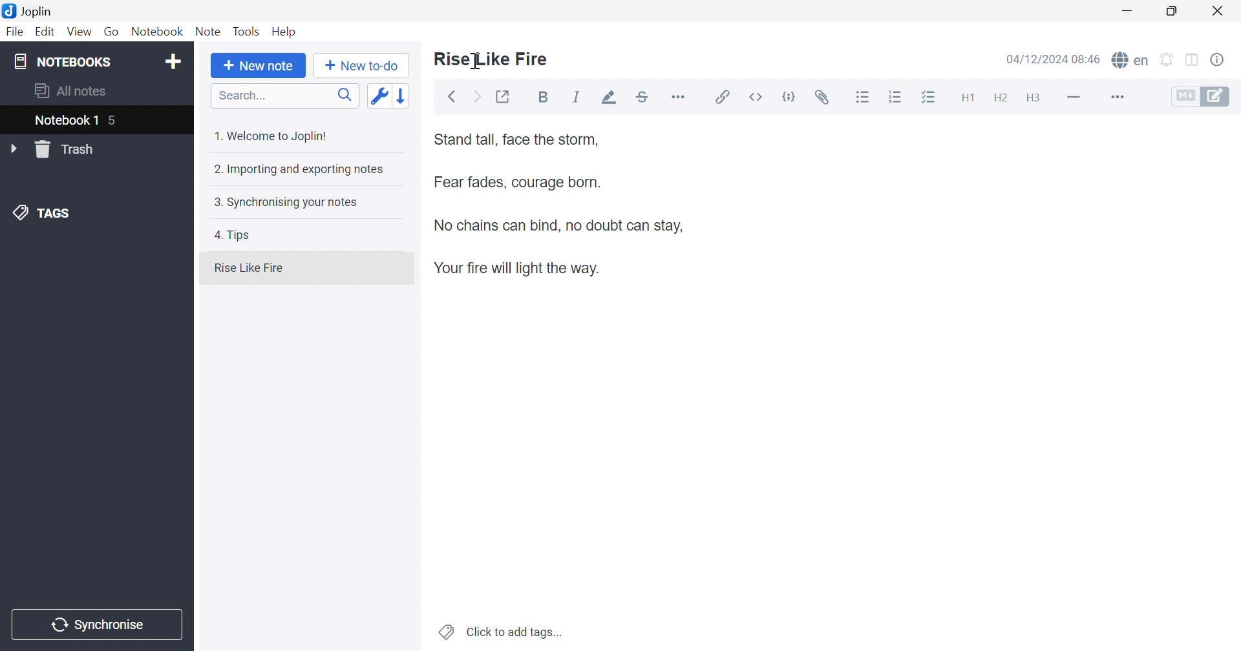 This screenshot has width=1241, height=651. What do you see at coordinates (864, 99) in the screenshot?
I see `Bulleted list` at bounding box center [864, 99].